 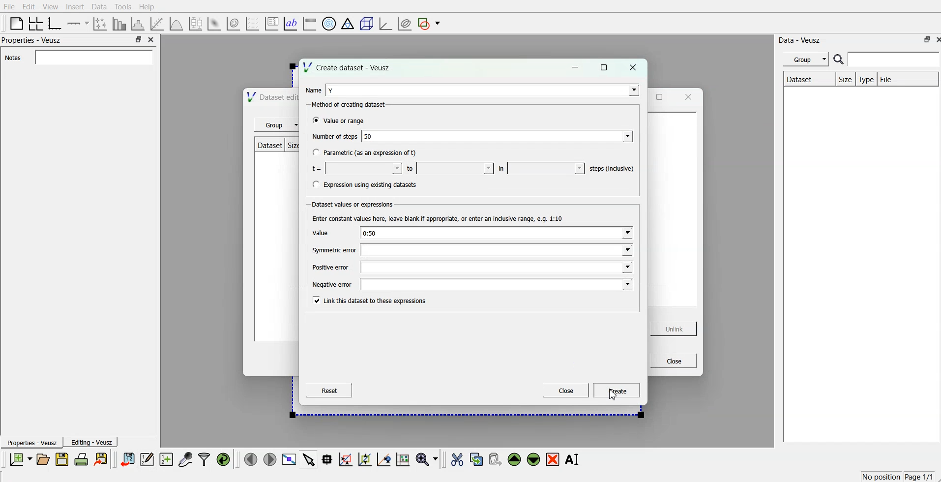 What do you see at coordinates (252, 22) in the screenshot?
I see `plot vector field` at bounding box center [252, 22].